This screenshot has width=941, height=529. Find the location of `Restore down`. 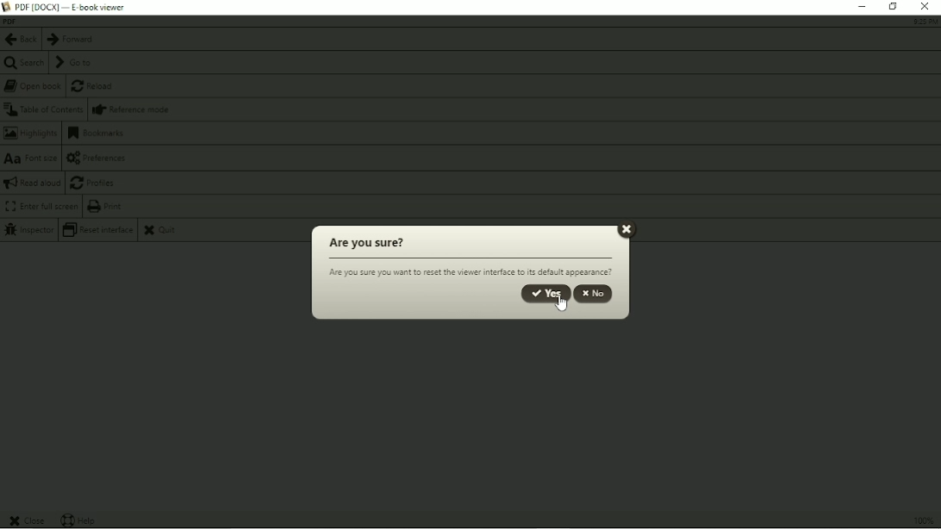

Restore down is located at coordinates (894, 7).